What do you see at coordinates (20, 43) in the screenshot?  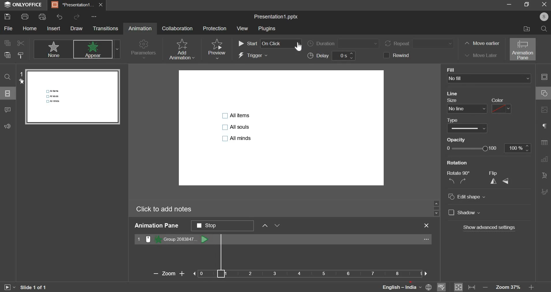 I see `cut` at bounding box center [20, 43].